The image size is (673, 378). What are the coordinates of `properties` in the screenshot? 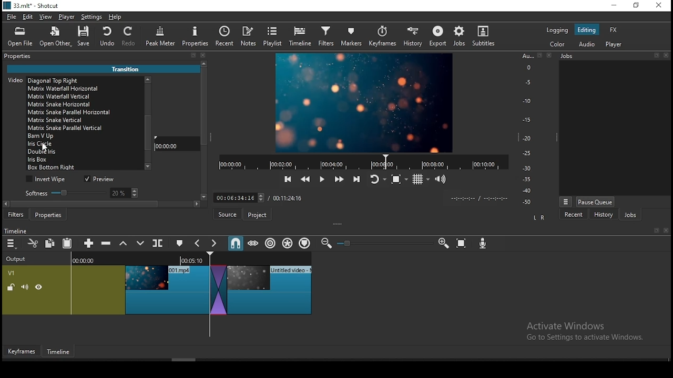 It's located at (195, 36).